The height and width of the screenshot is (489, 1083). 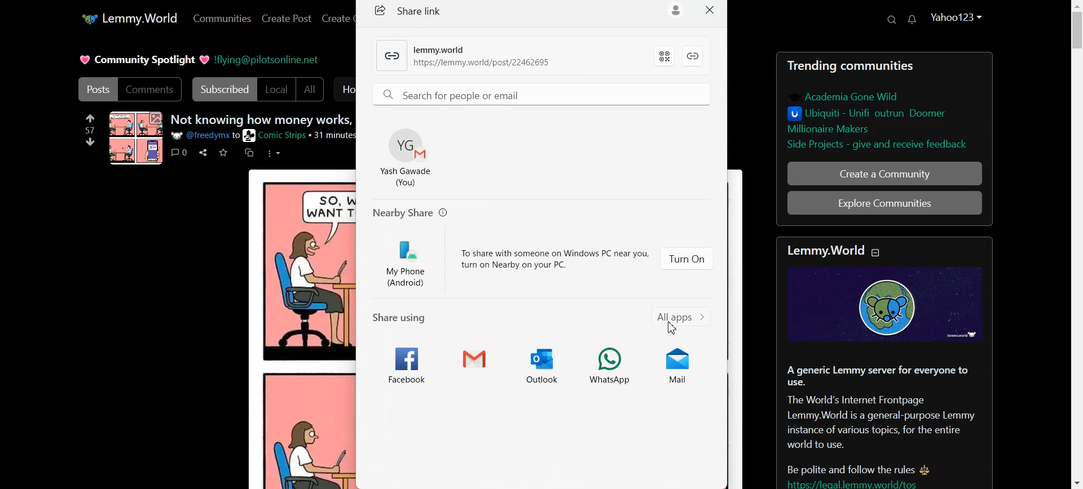 I want to click on Local, so click(x=276, y=89).